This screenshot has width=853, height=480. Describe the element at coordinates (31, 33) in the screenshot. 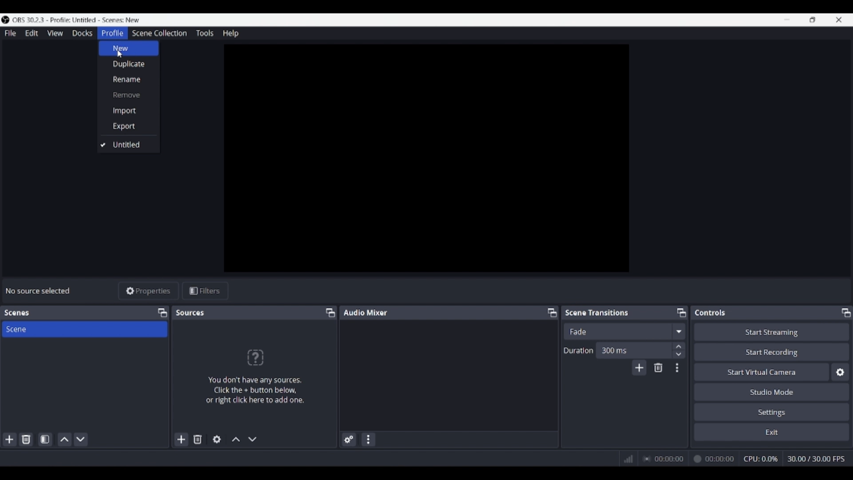

I see `Edit menu` at that location.